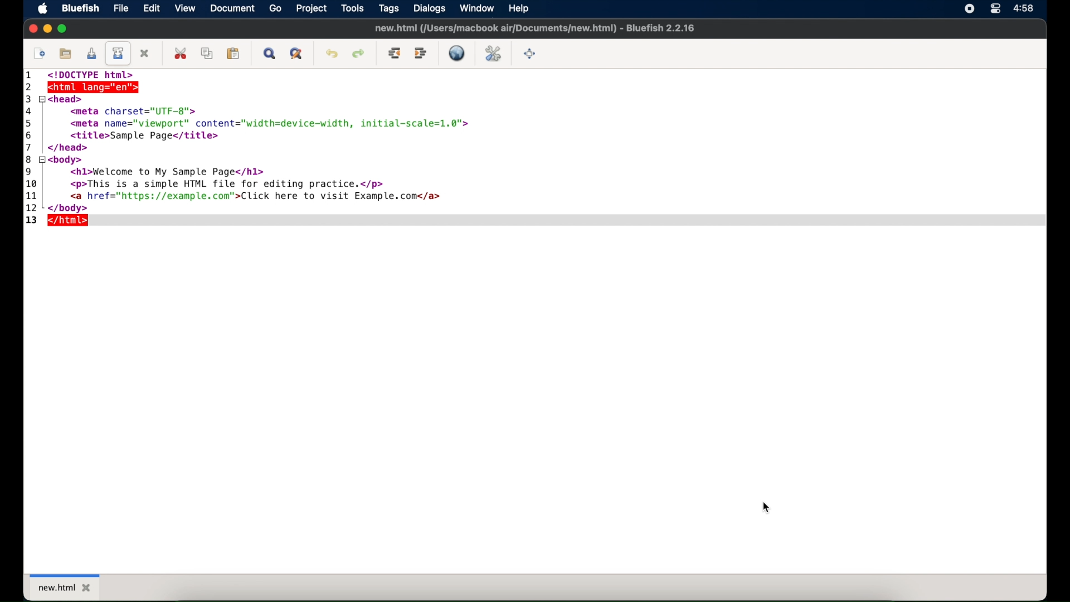 The width and height of the screenshot is (1070, 602). Describe the element at coordinates (152, 8) in the screenshot. I see `edit` at that location.